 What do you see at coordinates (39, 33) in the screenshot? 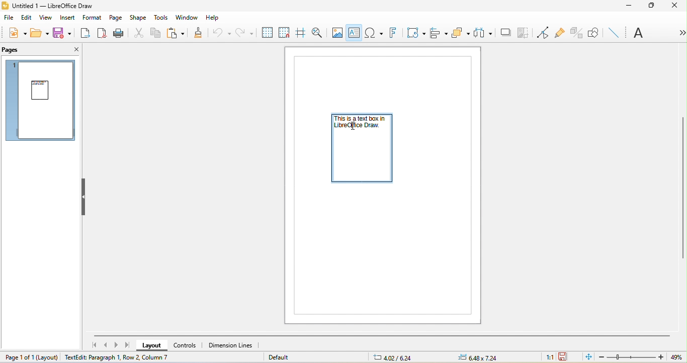
I see `open` at bounding box center [39, 33].